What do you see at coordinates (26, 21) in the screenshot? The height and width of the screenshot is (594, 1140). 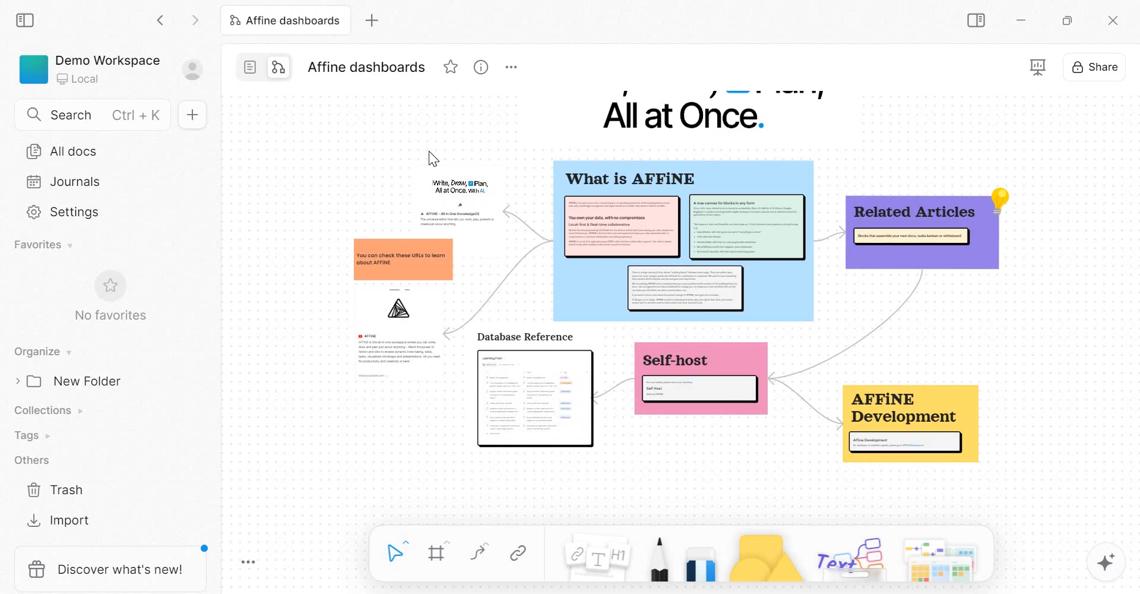 I see `collapse sidebar` at bounding box center [26, 21].